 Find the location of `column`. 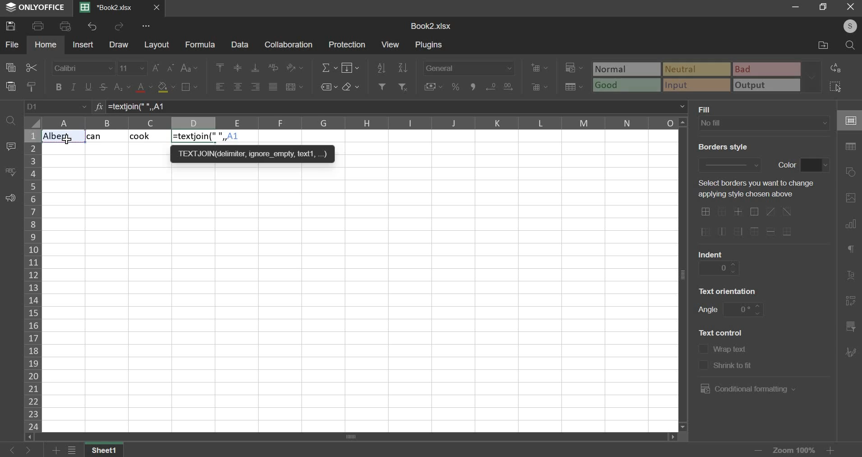

column is located at coordinates (32, 280).